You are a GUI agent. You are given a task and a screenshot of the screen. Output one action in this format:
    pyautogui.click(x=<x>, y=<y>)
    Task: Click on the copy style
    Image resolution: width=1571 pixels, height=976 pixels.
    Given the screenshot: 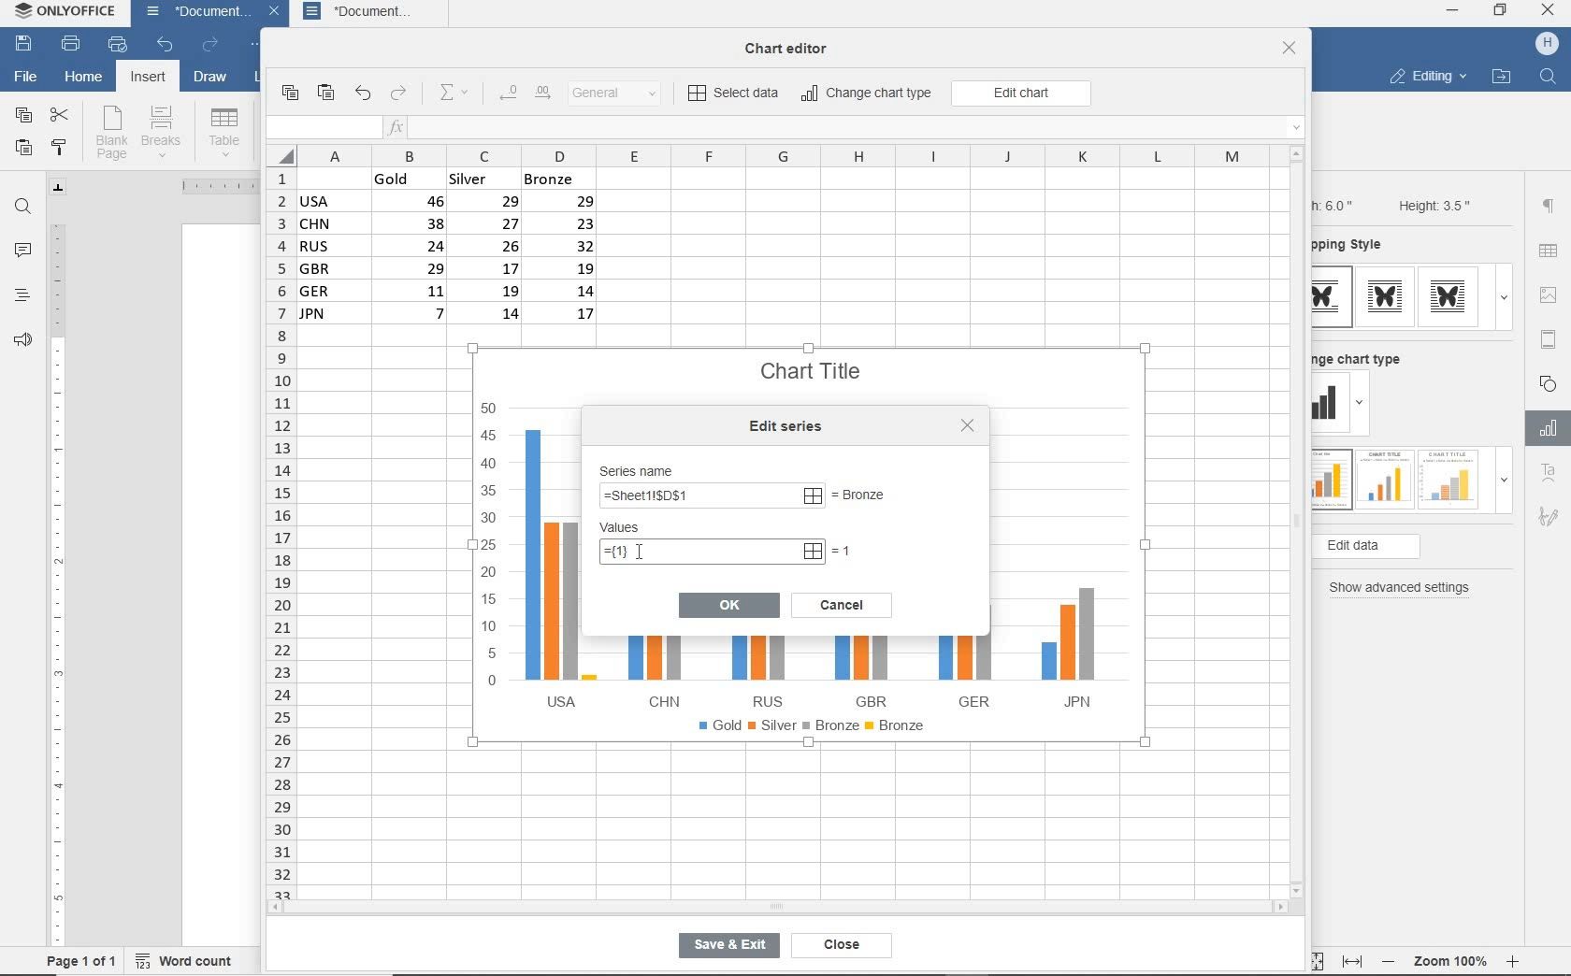 What is the action you would take?
    pyautogui.click(x=61, y=147)
    